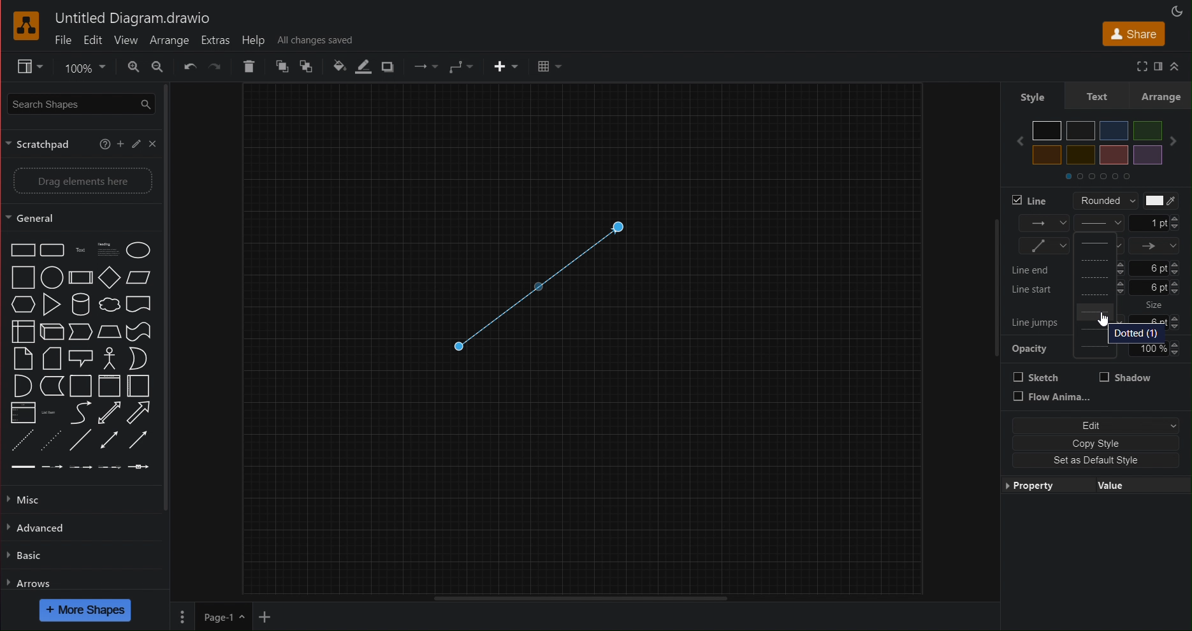  What do you see at coordinates (1087, 461) in the screenshot?
I see `Set as Default Style` at bounding box center [1087, 461].